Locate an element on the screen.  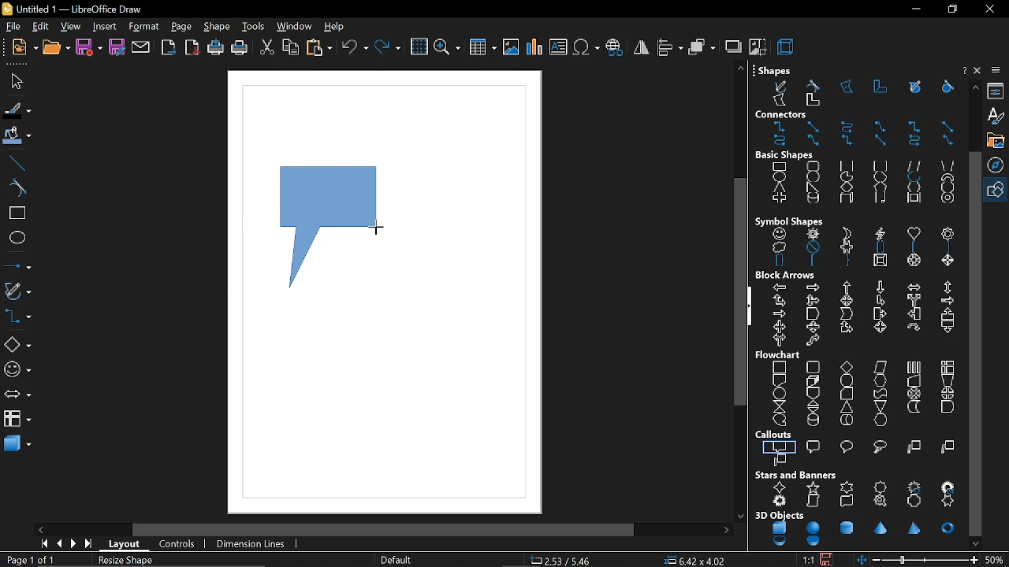
delay is located at coordinates (947, 407).